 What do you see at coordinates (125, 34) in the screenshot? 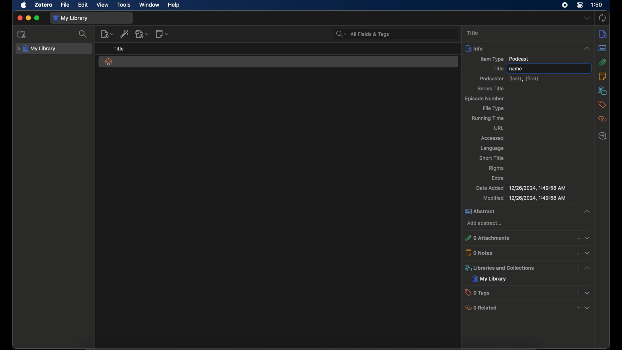
I see `add item by identifier` at bounding box center [125, 34].